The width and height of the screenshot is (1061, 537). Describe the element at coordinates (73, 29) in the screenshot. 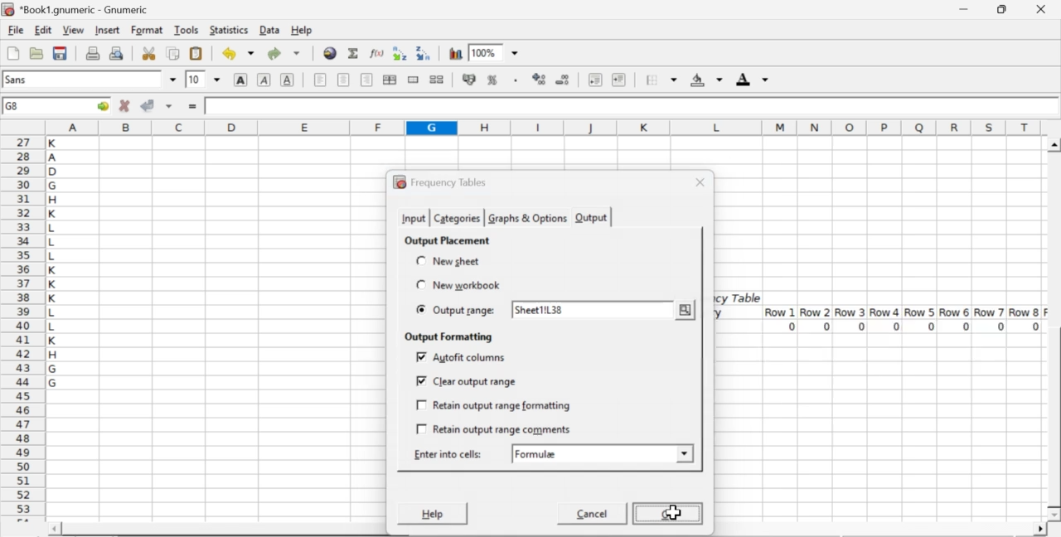

I see `view` at that location.